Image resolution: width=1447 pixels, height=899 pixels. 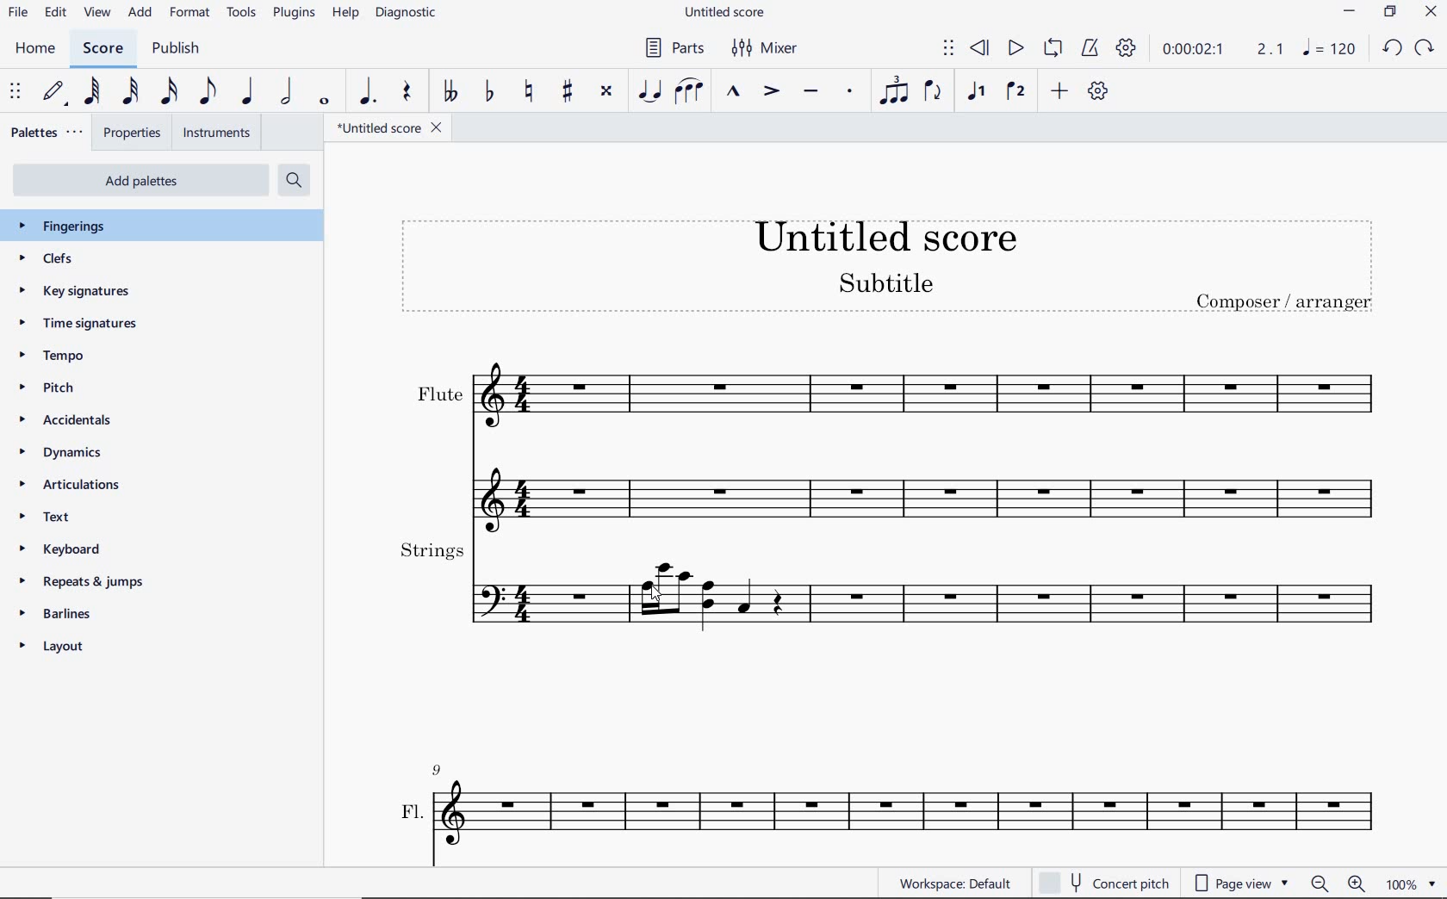 I want to click on rewind, so click(x=980, y=46).